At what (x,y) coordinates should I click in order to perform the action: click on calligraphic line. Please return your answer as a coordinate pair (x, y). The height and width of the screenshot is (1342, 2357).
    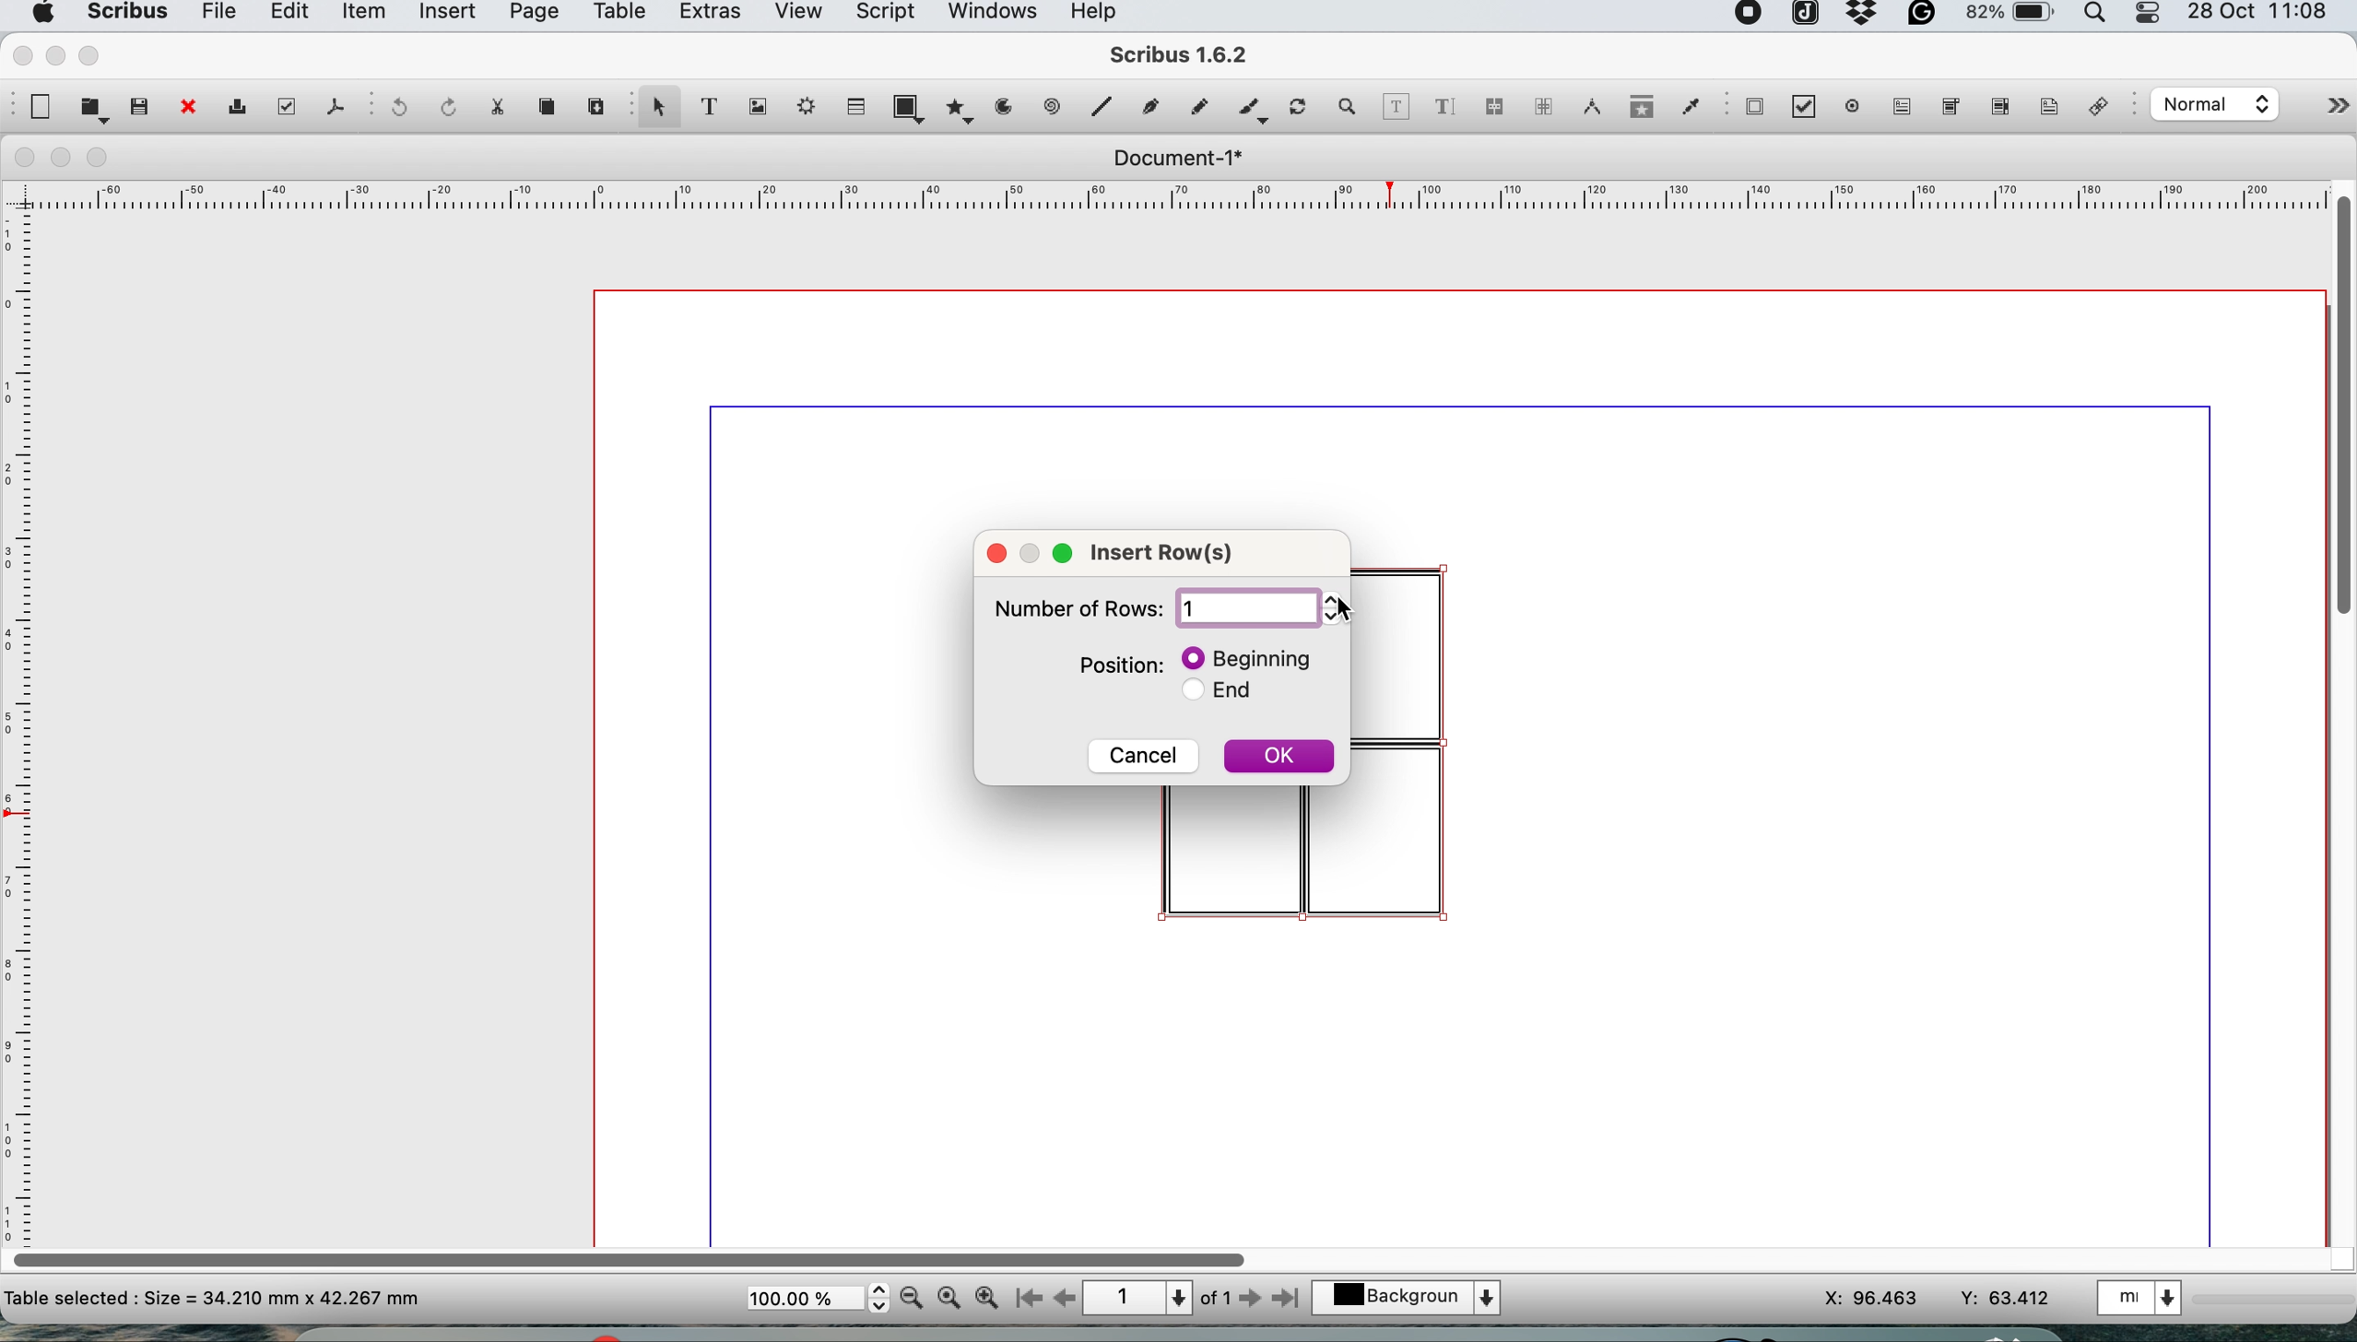
    Looking at the image, I should click on (1249, 112).